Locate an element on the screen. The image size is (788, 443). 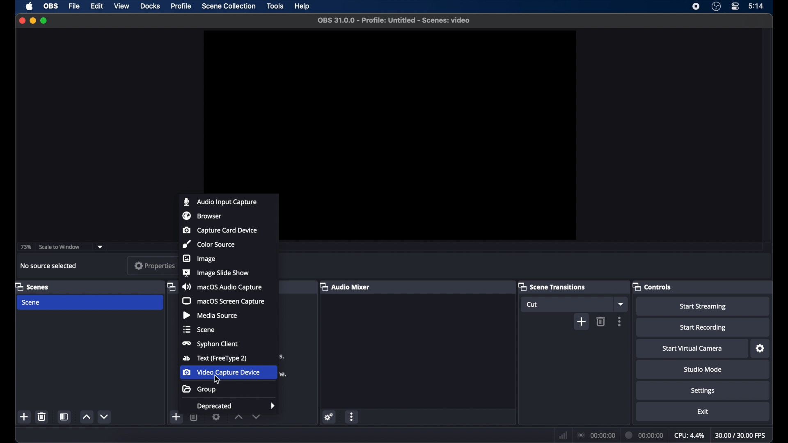
scale to window is located at coordinates (61, 247).